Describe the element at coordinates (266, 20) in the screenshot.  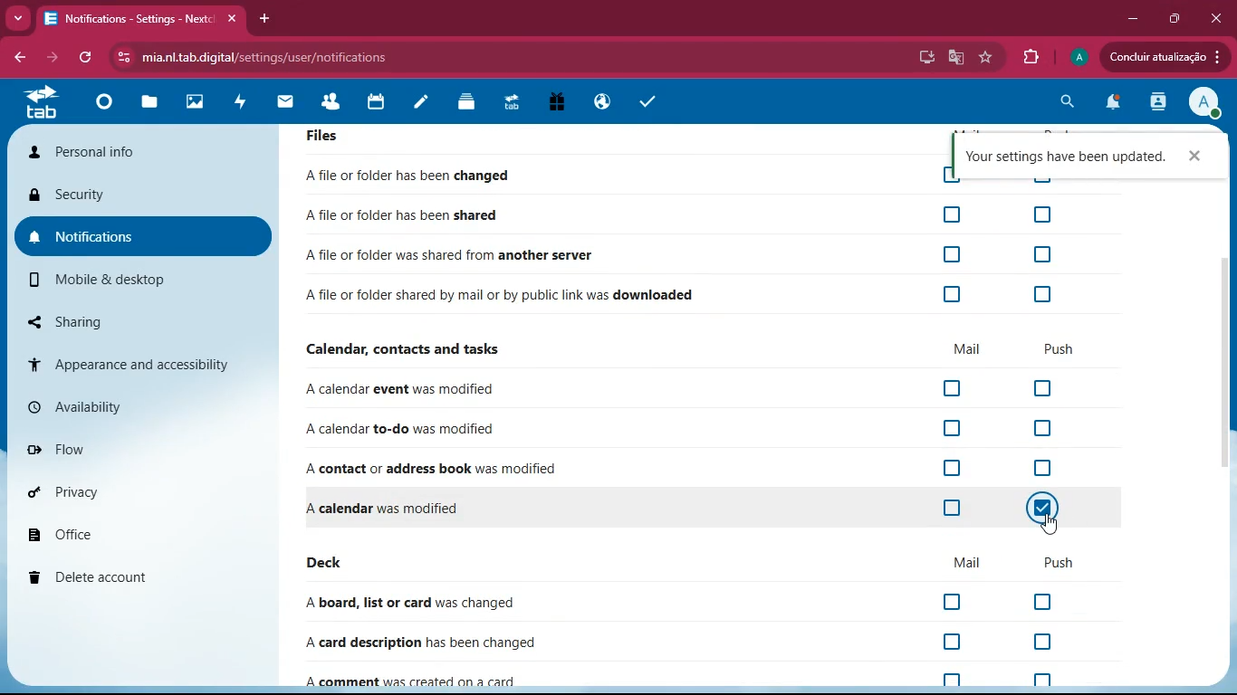
I see `add tab` at that location.